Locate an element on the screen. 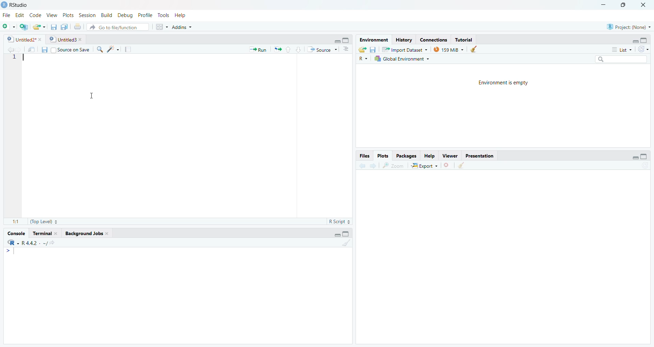  Down is located at coordinates (298, 49).